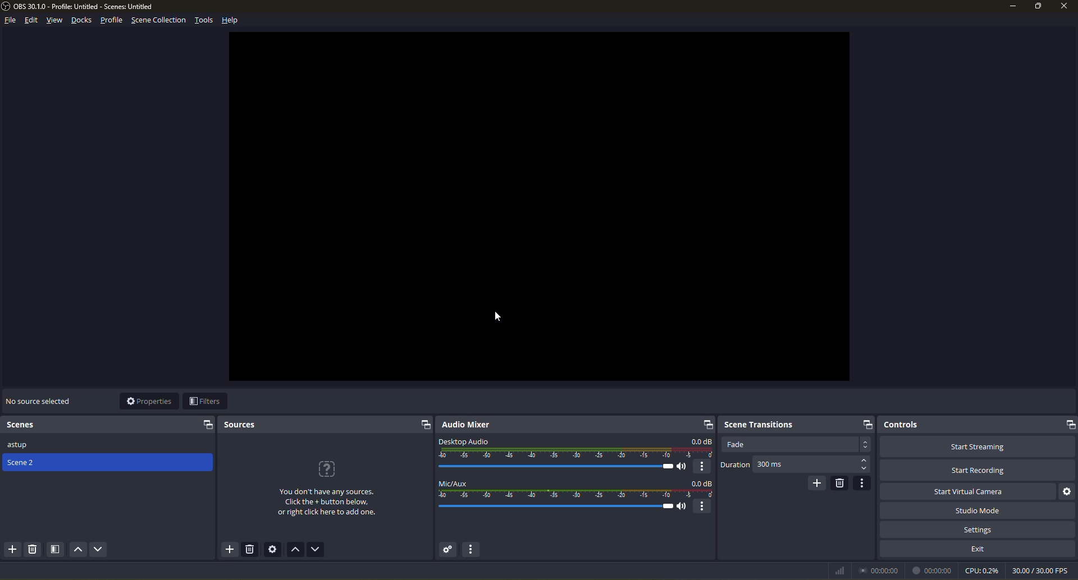 This screenshot has width=1078, height=580. I want to click on expand, so click(424, 425).